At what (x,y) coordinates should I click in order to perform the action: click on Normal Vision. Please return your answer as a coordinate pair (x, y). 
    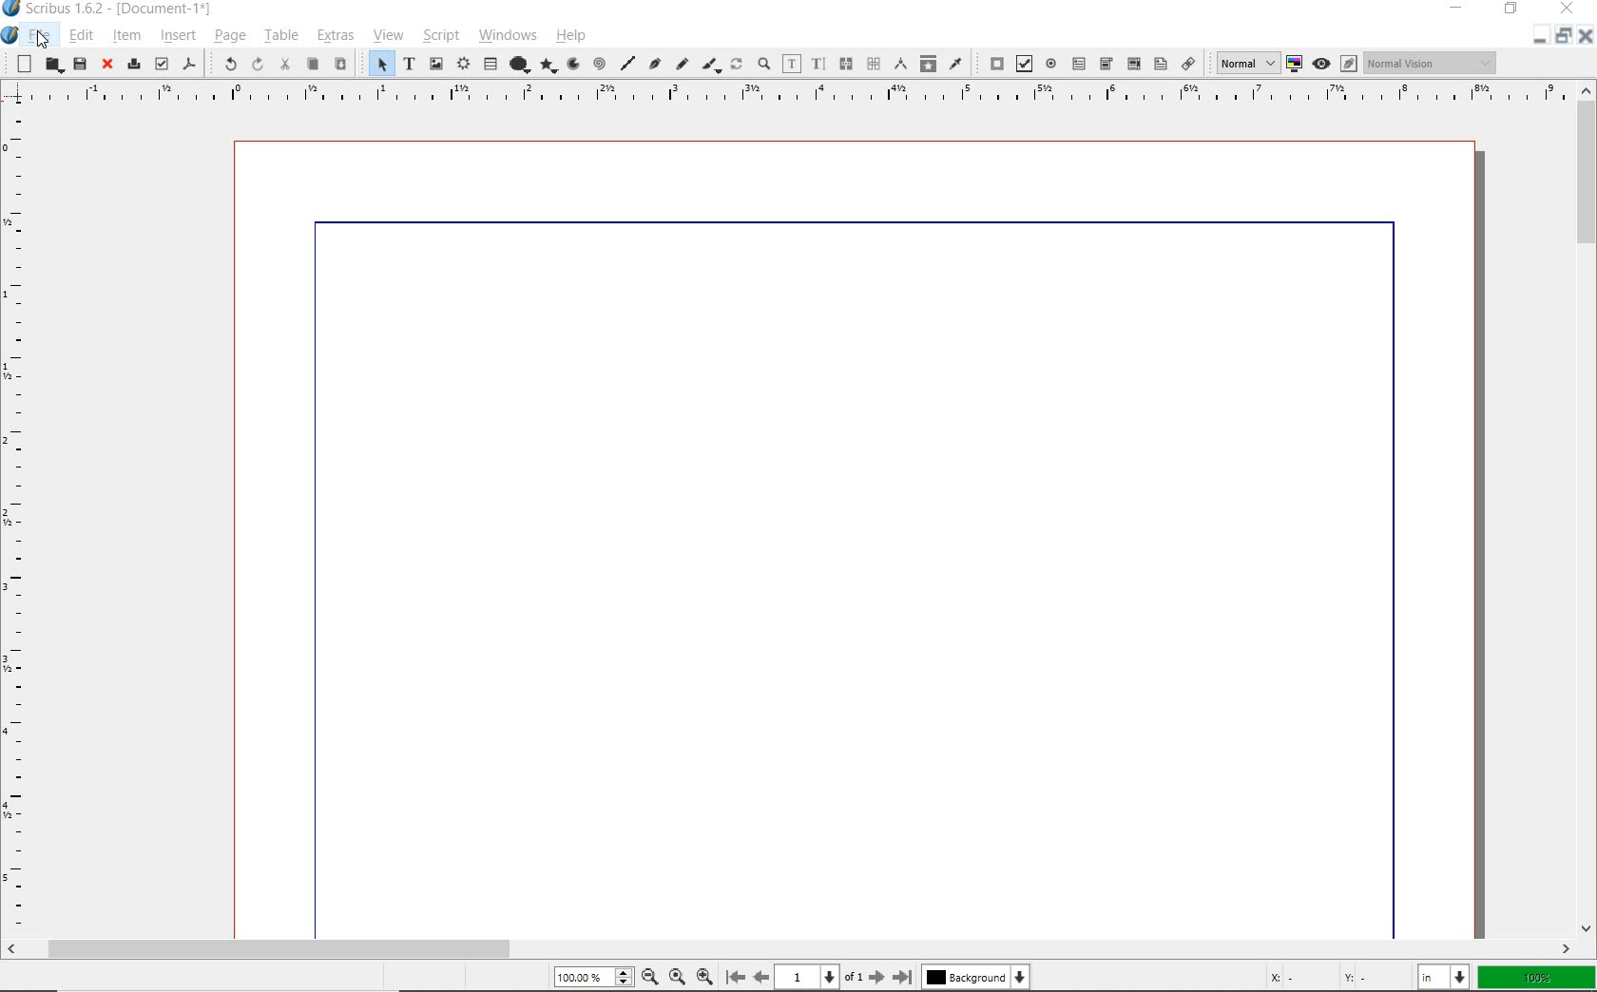
    Looking at the image, I should click on (1433, 62).